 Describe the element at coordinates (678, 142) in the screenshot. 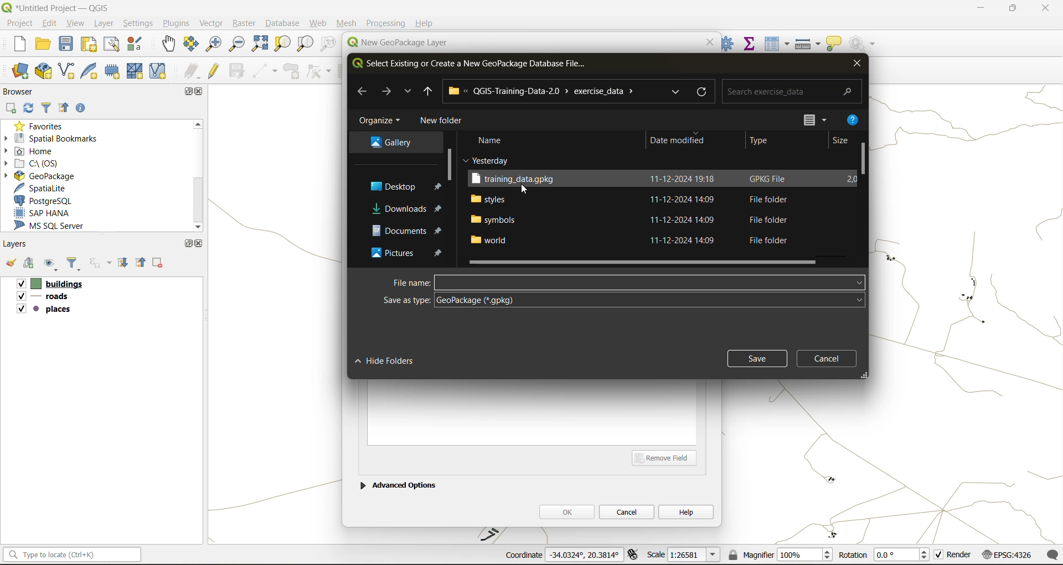

I see `date modified` at that location.